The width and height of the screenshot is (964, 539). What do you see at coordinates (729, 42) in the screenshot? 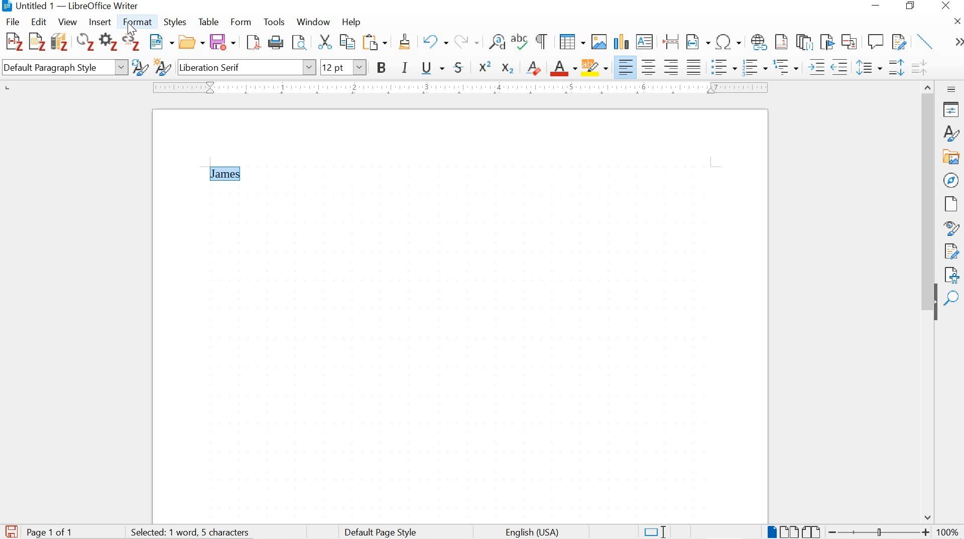
I see `insert special characters` at bounding box center [729, 42].